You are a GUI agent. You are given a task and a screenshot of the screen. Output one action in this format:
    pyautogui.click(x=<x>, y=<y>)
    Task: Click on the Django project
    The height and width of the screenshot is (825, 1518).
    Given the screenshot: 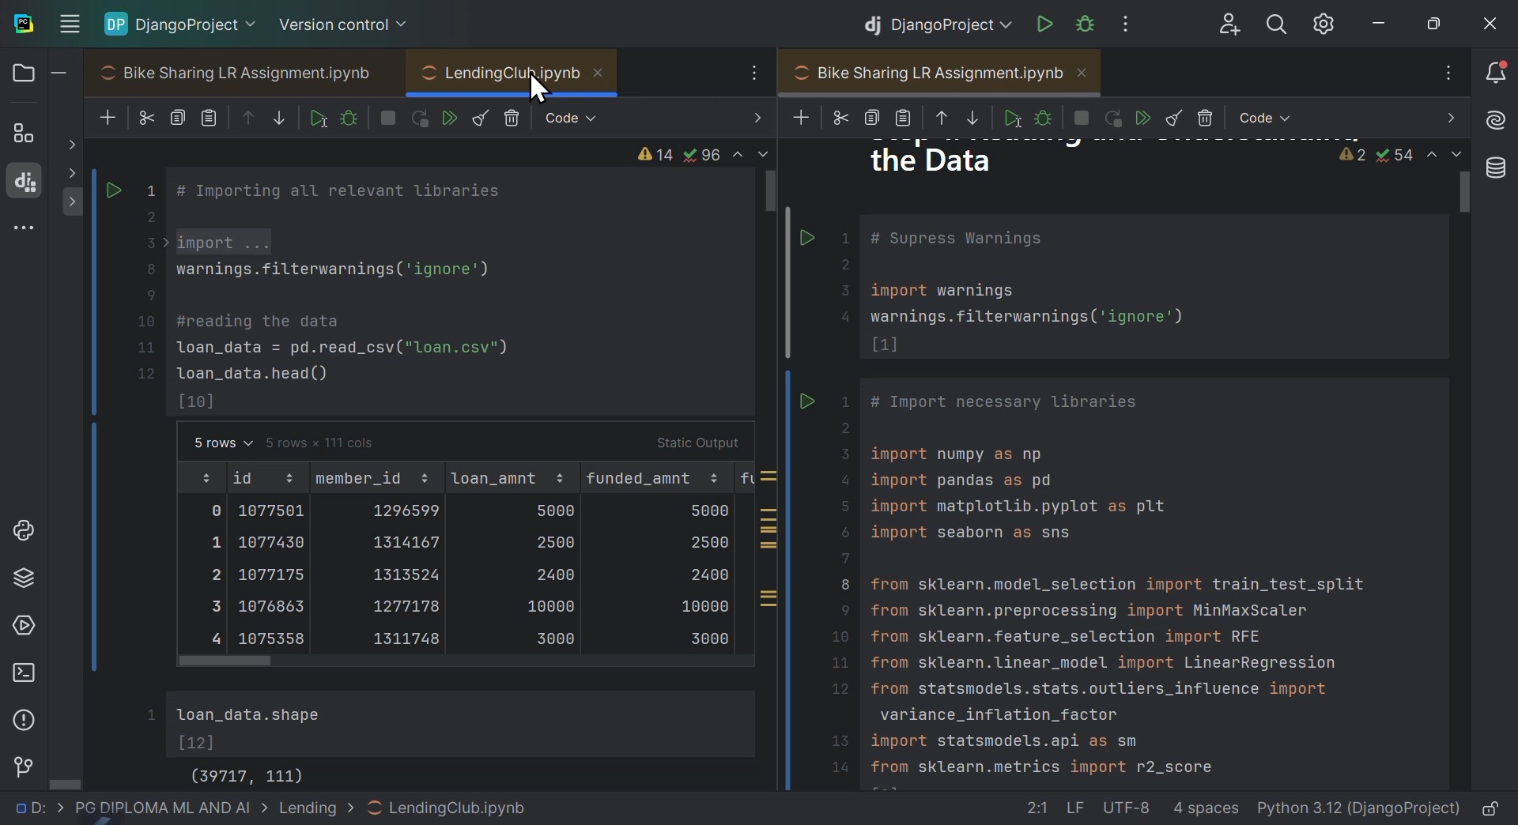 What is the action you would take?
    pyautogui.click(x=183, y=21)
    